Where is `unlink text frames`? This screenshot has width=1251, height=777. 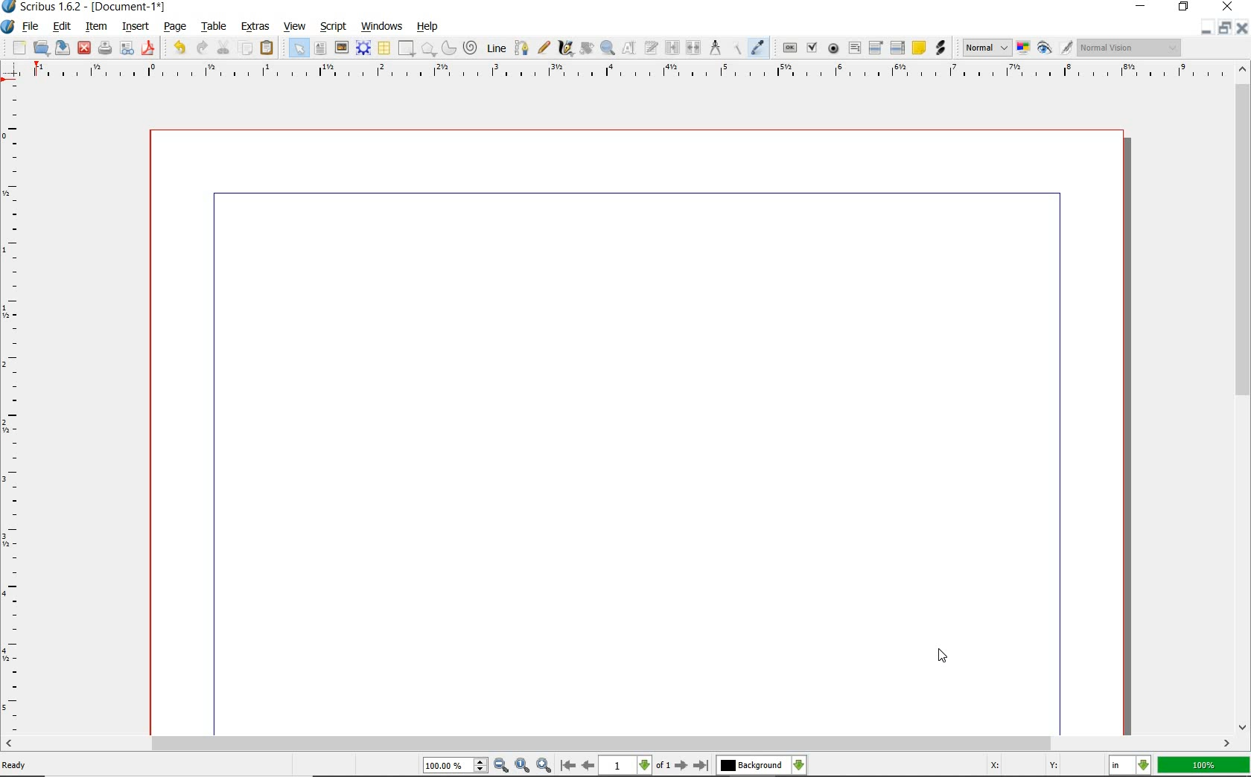
unlink text frames is located at coordinates (693, 48).